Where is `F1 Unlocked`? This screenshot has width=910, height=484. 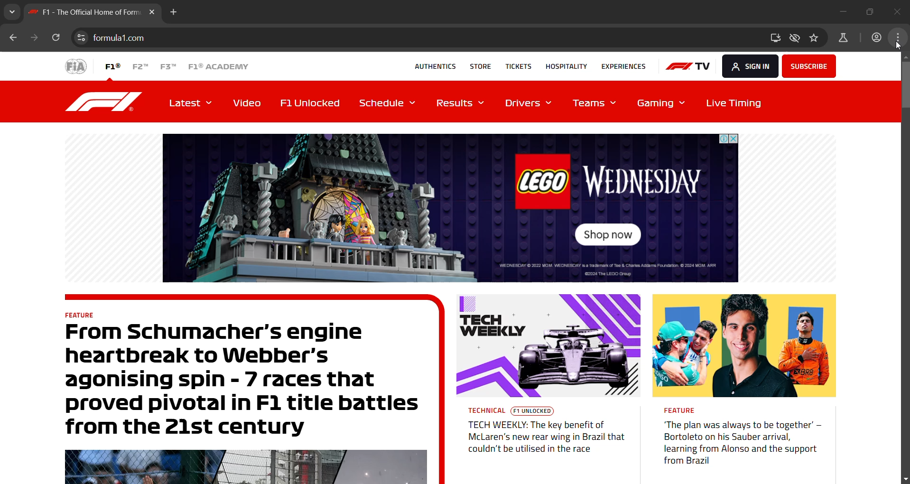 F1 Unlocked is located at coordinates (306, 102).